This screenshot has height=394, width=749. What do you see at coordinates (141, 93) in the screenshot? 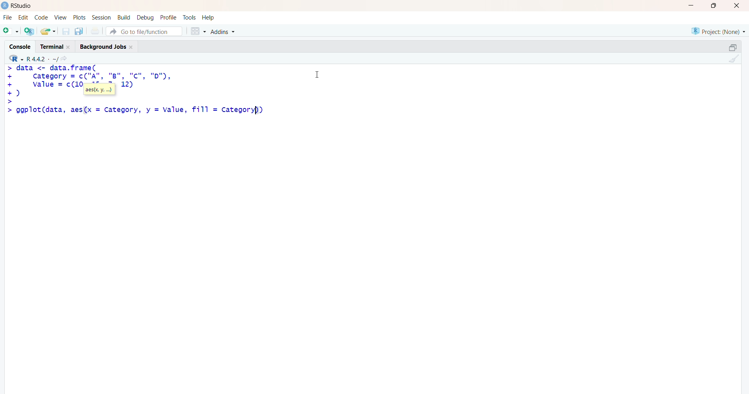
I see `code - > data <- data.frame(+ category = c("A", "B", "Cc", "D"),+ value = c(10 12)© asic>> ggplot(data, aes(x = Category, y = Value, fill = category))` at bounding box center [141, 93].